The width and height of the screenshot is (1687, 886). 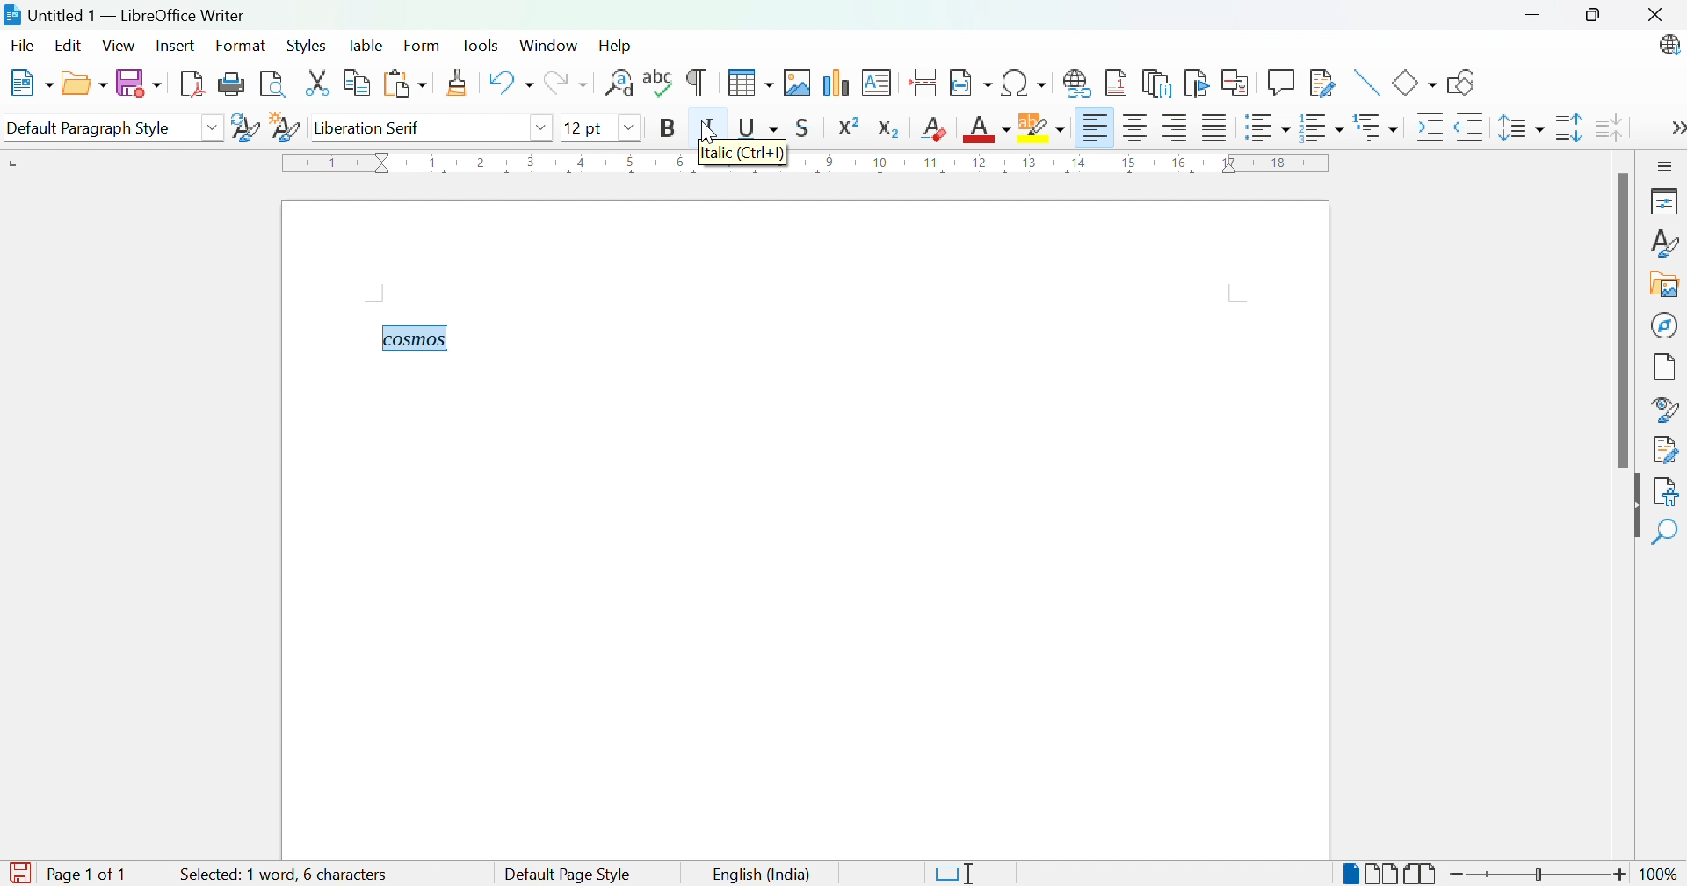 What do you see at coordinates (660, 82) in the screenshot?
I see `Check spelling` at bounding box center [660, 82].